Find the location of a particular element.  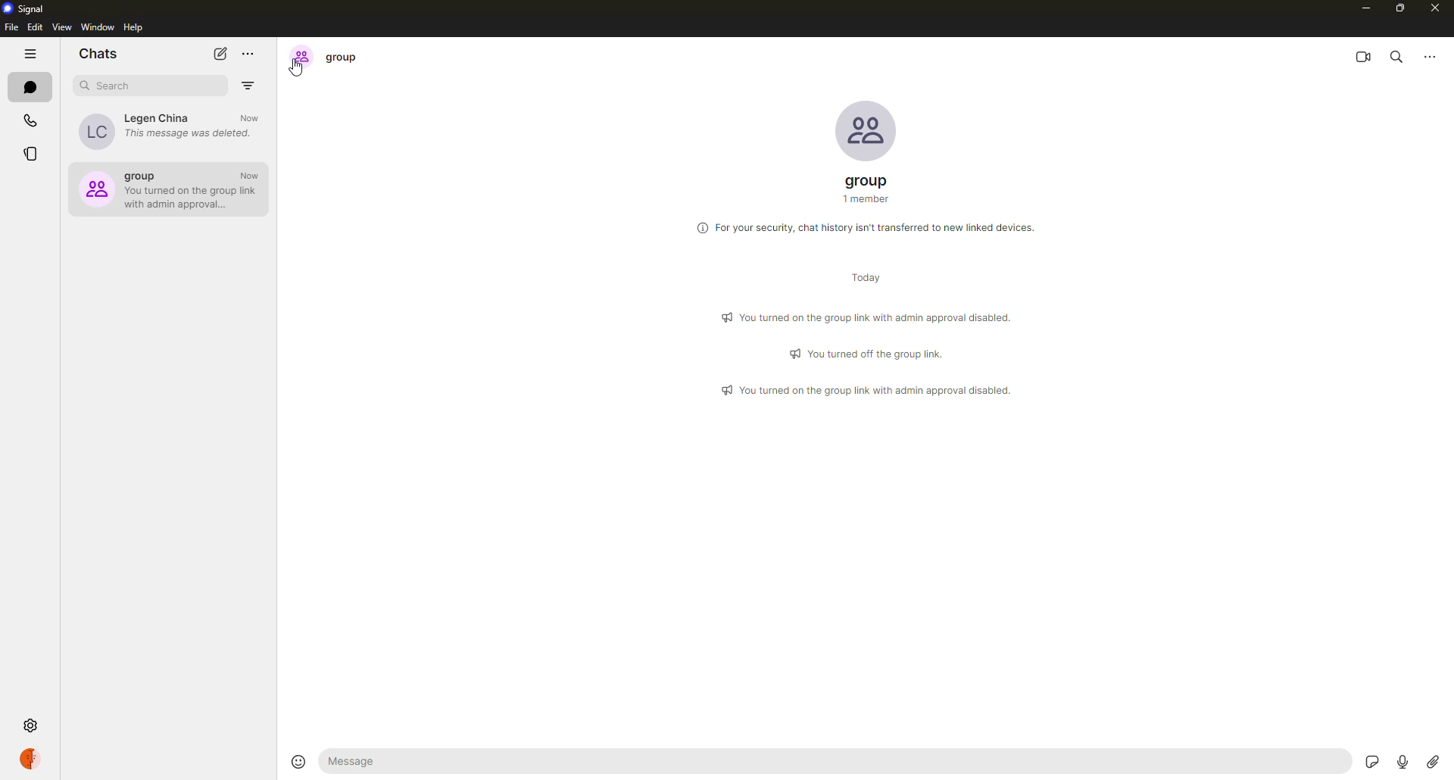

filter is located at coordinates (248, 86).